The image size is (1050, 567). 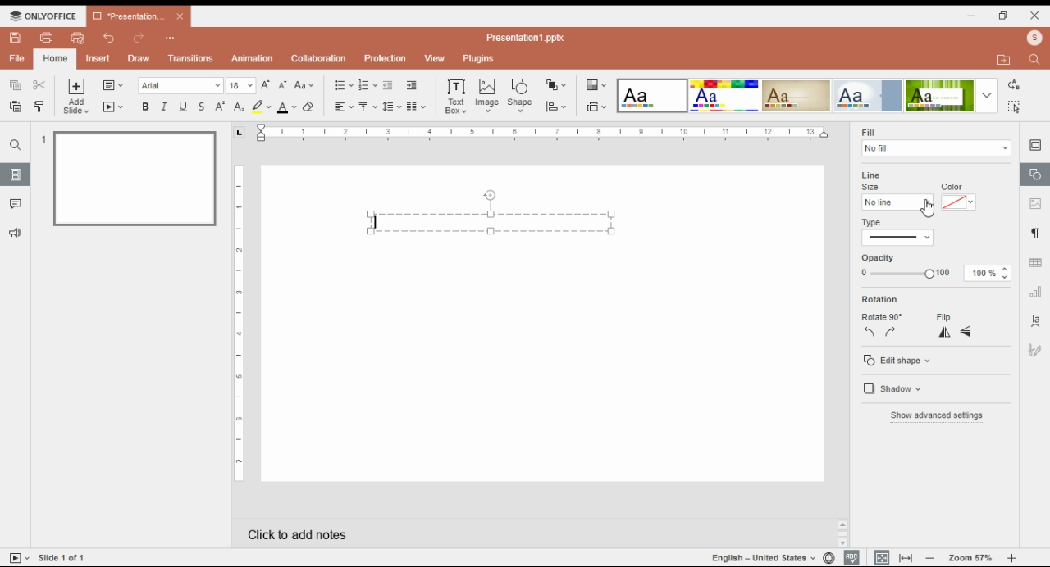 What do you see at coordinates (828, 558) in the screenshot?
I see `language settings` at bounding box center [828, 558].